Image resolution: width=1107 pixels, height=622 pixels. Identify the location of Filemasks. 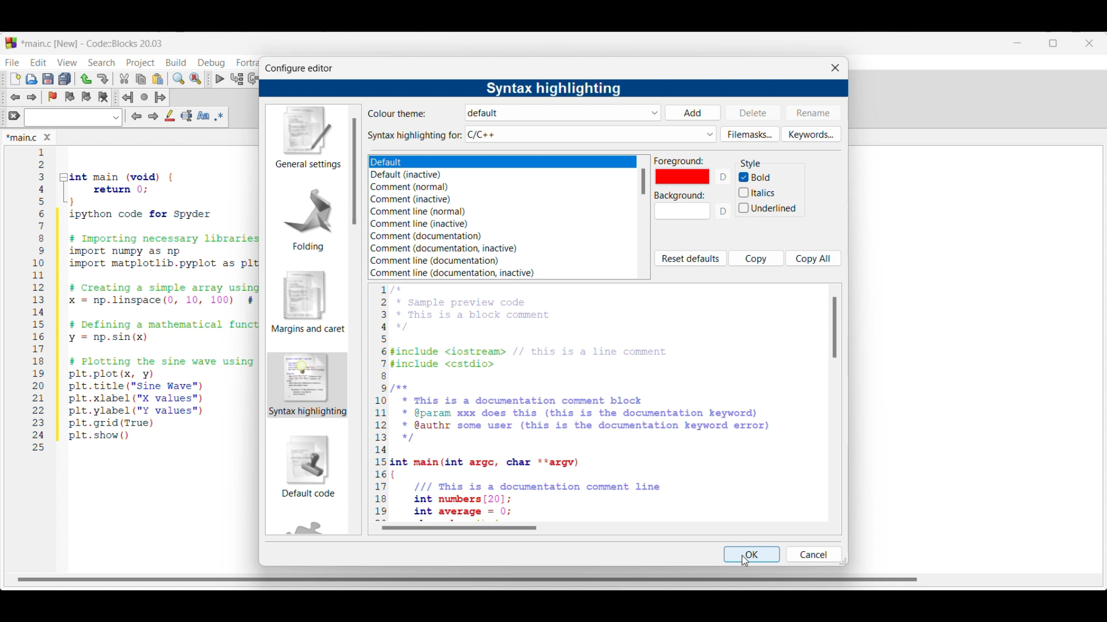
(750, 134).